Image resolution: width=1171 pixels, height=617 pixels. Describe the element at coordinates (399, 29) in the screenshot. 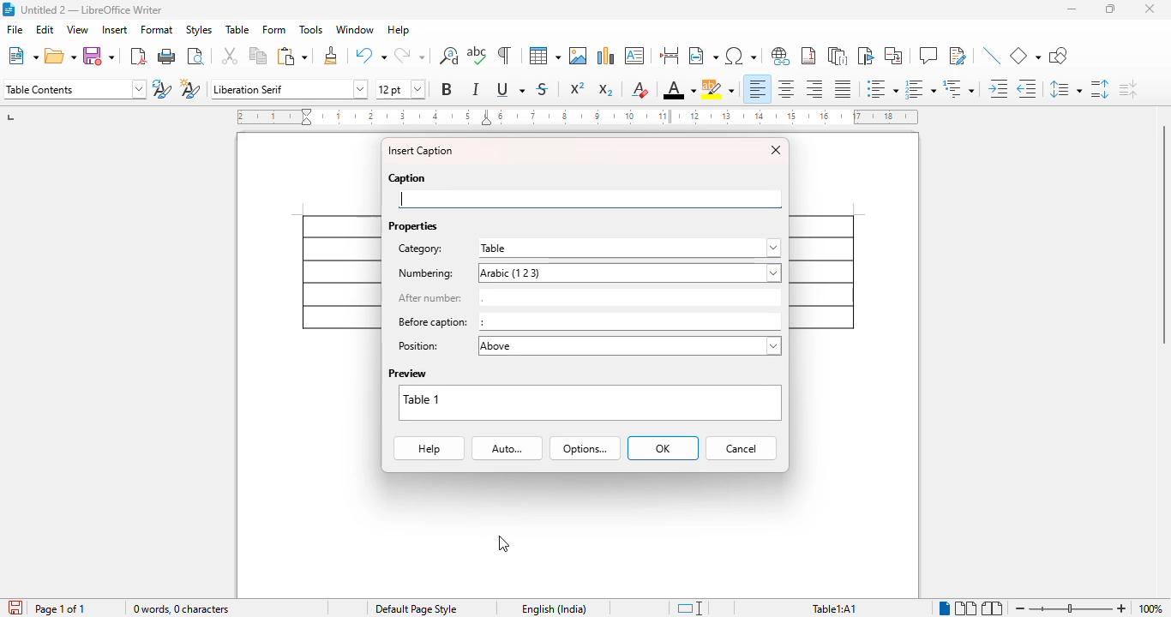

I see `help` at that location.